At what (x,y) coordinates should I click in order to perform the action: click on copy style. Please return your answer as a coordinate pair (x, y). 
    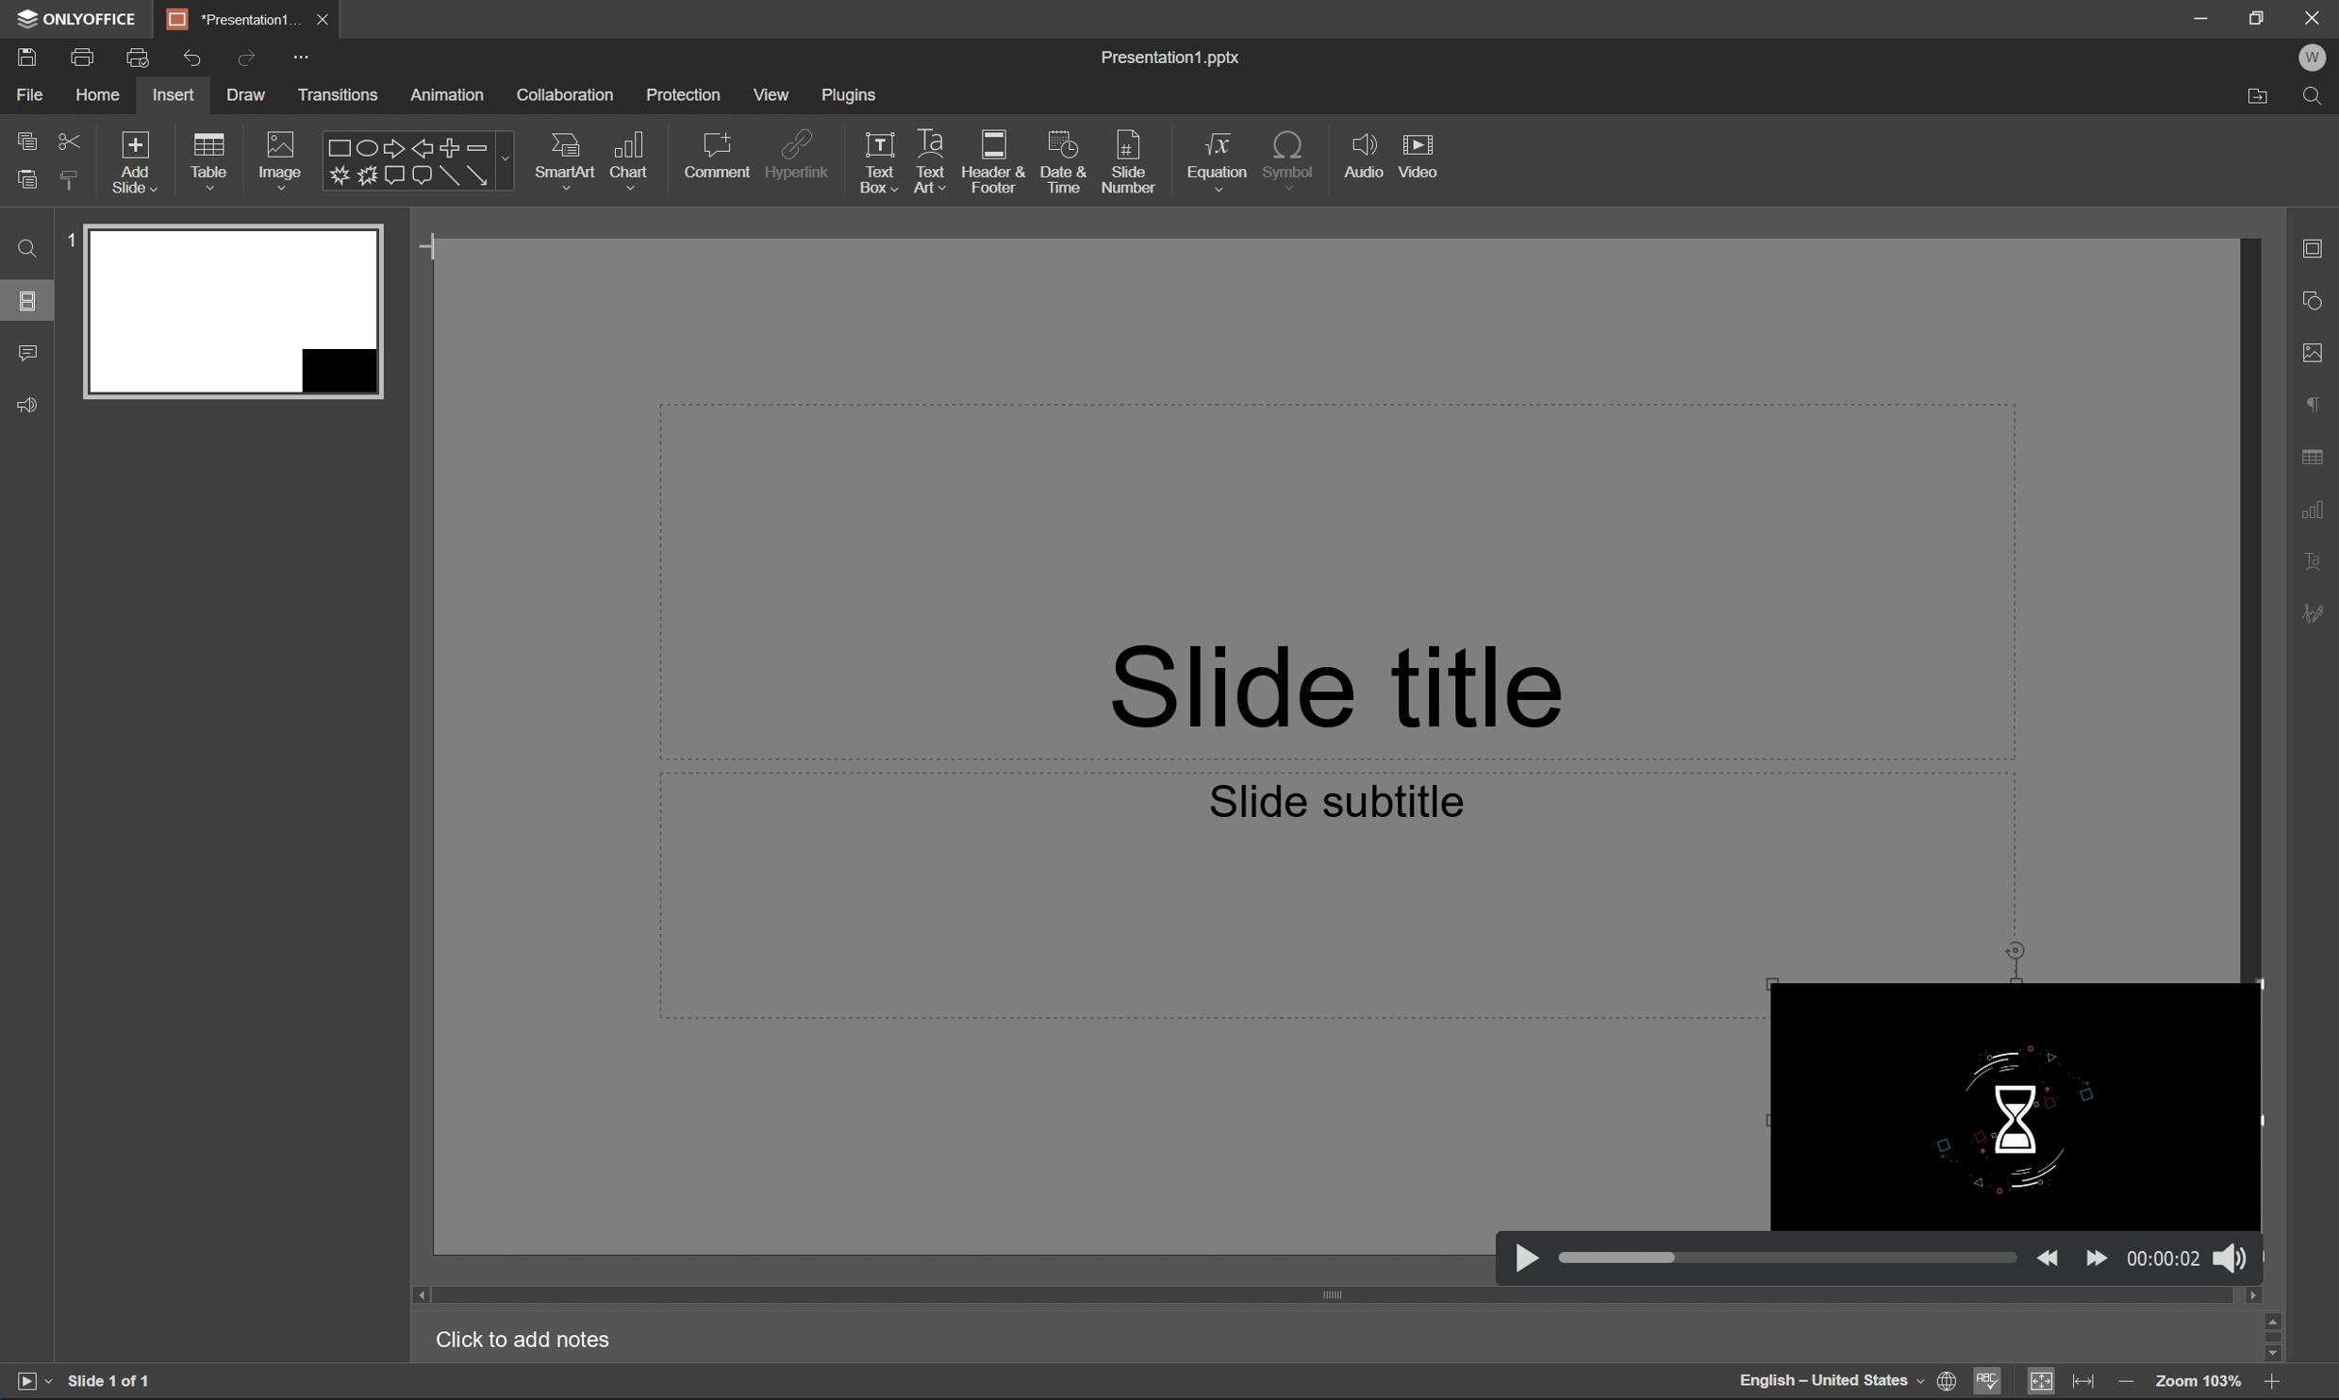
    Looking at the image, I should click on (66, 180).